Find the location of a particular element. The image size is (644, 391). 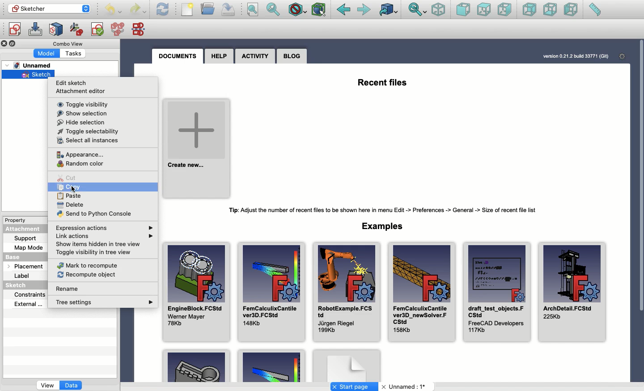

Tasks is located at coordinates (76, 53).